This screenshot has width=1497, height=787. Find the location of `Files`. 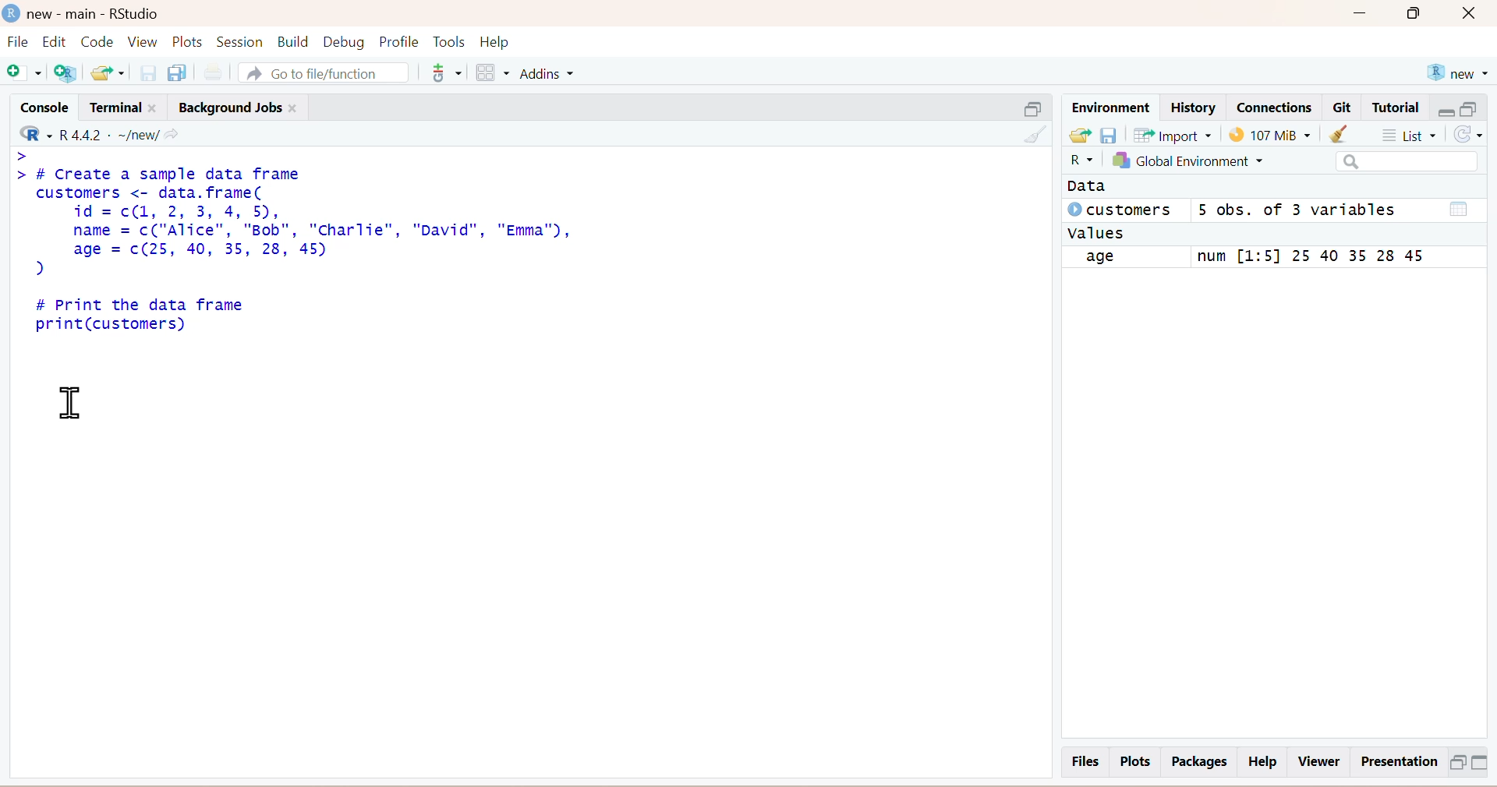

Files is located at coordinates (1083, 761).